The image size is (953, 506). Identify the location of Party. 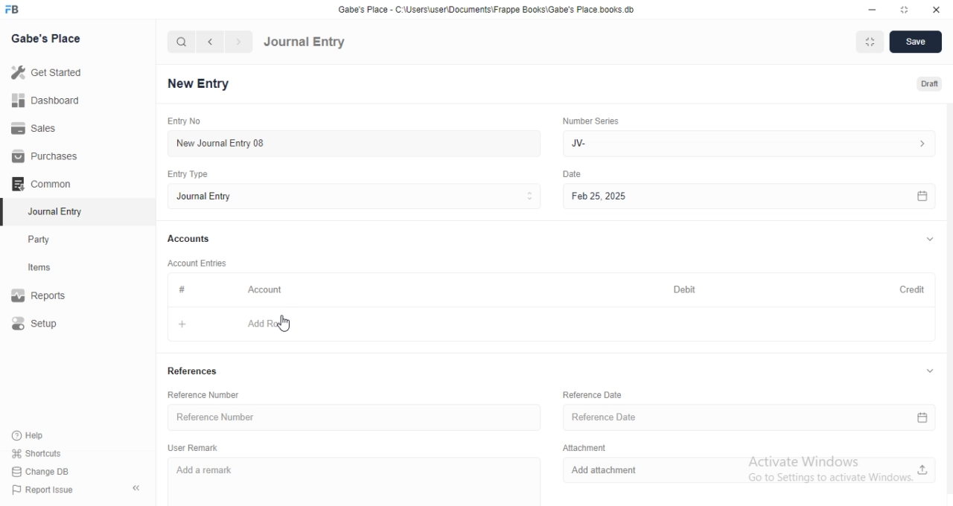
(54, 240).